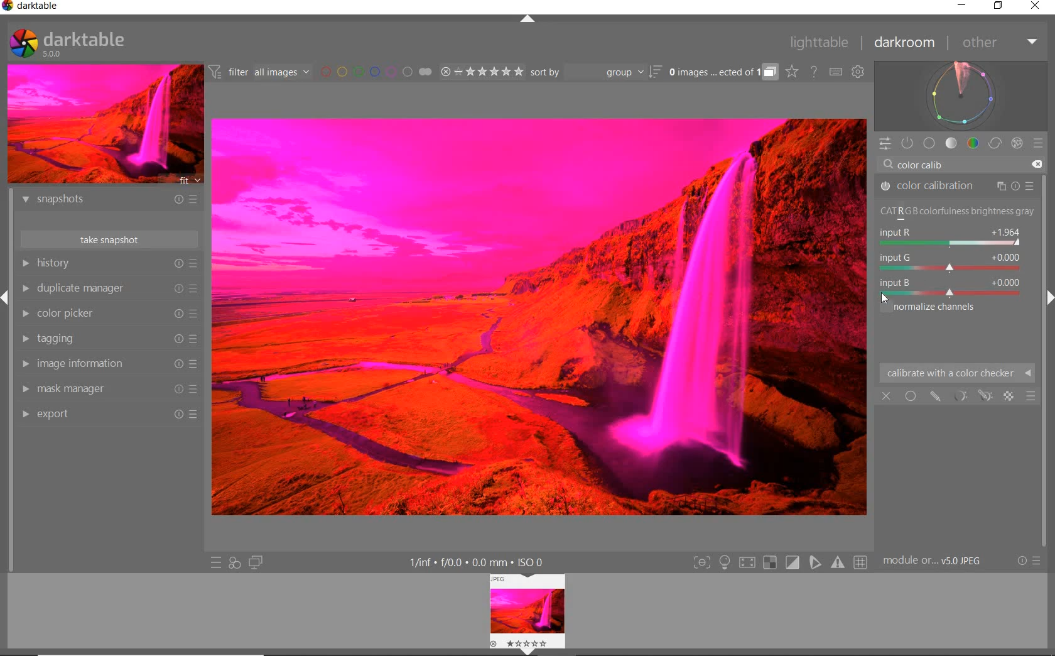  What do you see at coordinates (723, 72) in the screenshot?
I see `EXPAND GROUPED IMAGES` at bounding box center [723, 72].